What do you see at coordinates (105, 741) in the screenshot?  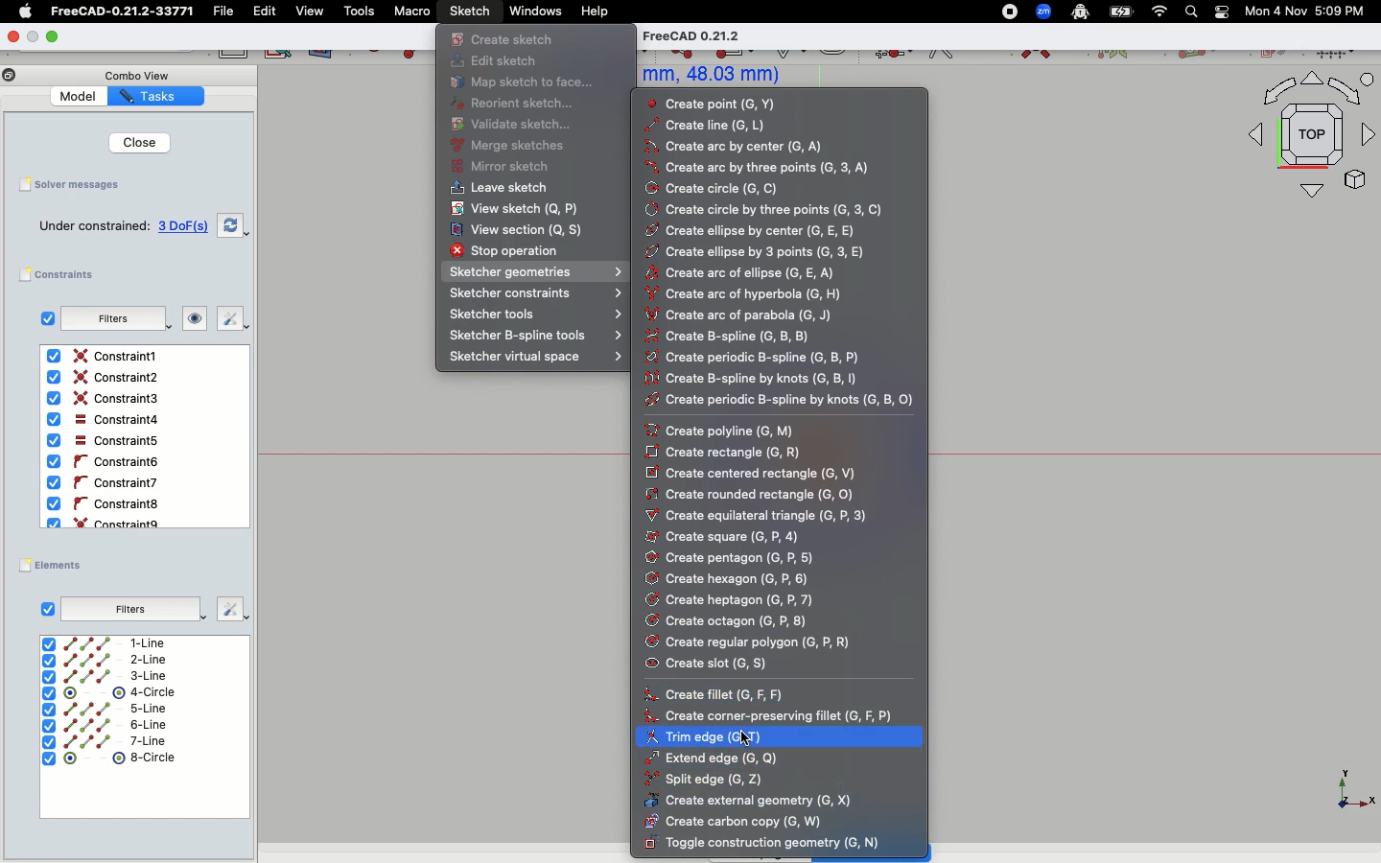 I see `7-line` at bounding box center [105, 741].